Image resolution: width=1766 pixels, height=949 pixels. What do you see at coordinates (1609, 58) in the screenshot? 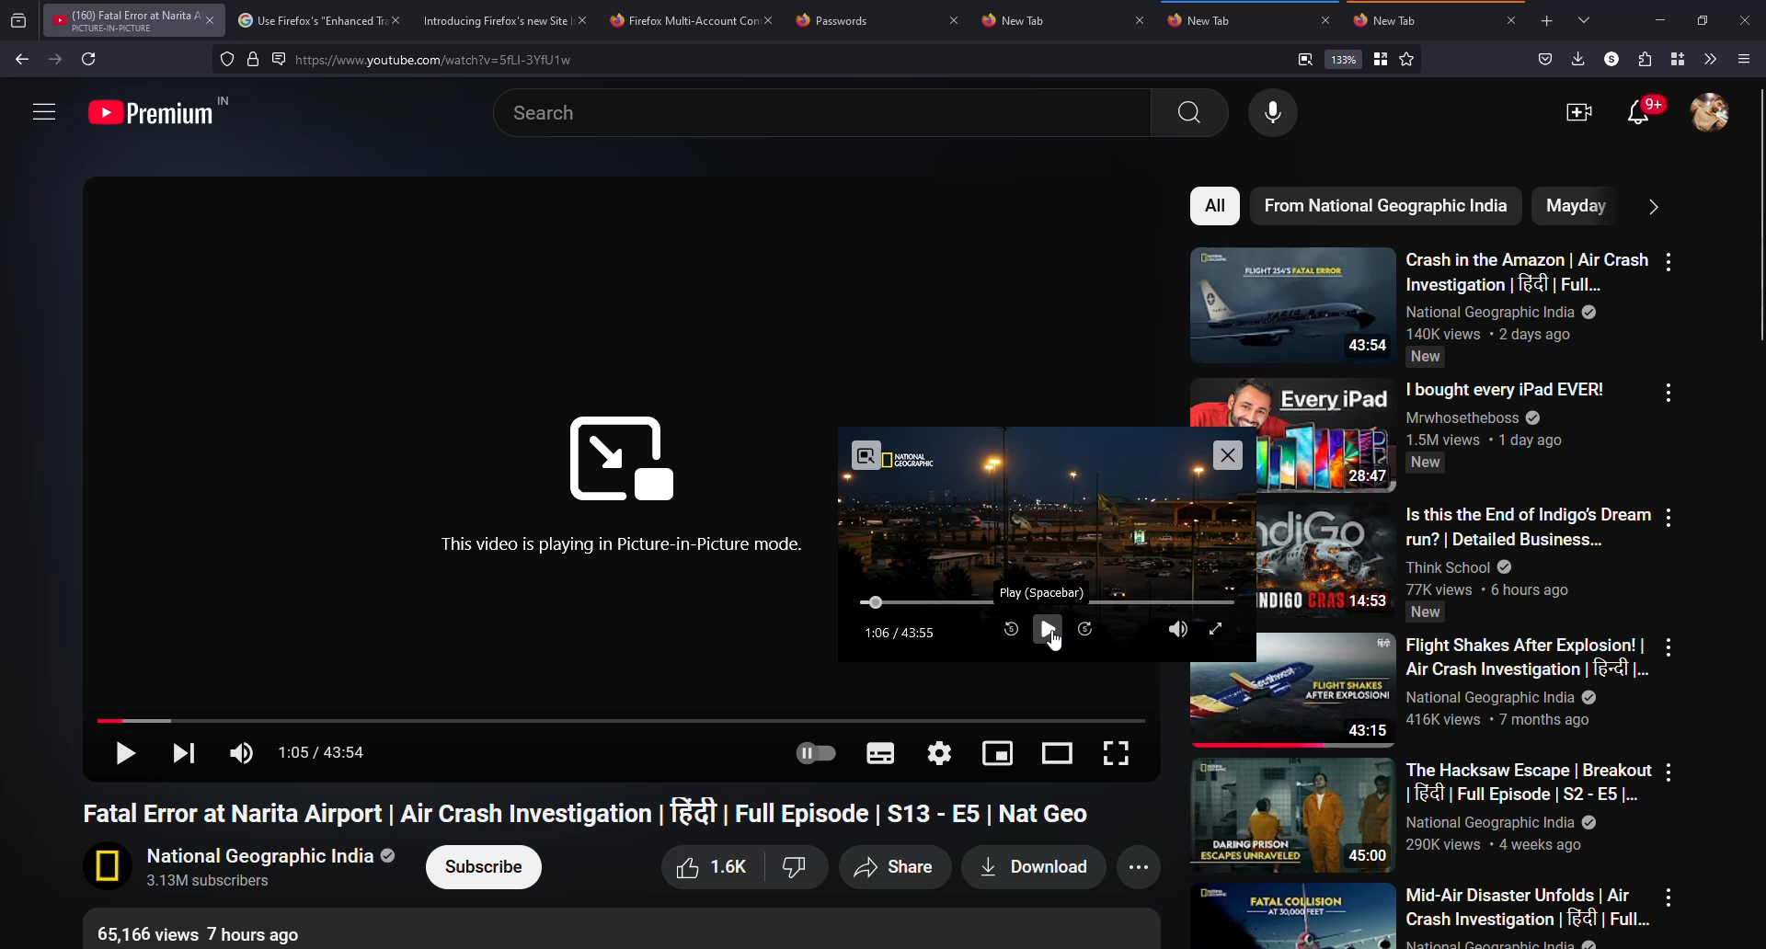
I see `profile` at bounding box center [1609, 58].